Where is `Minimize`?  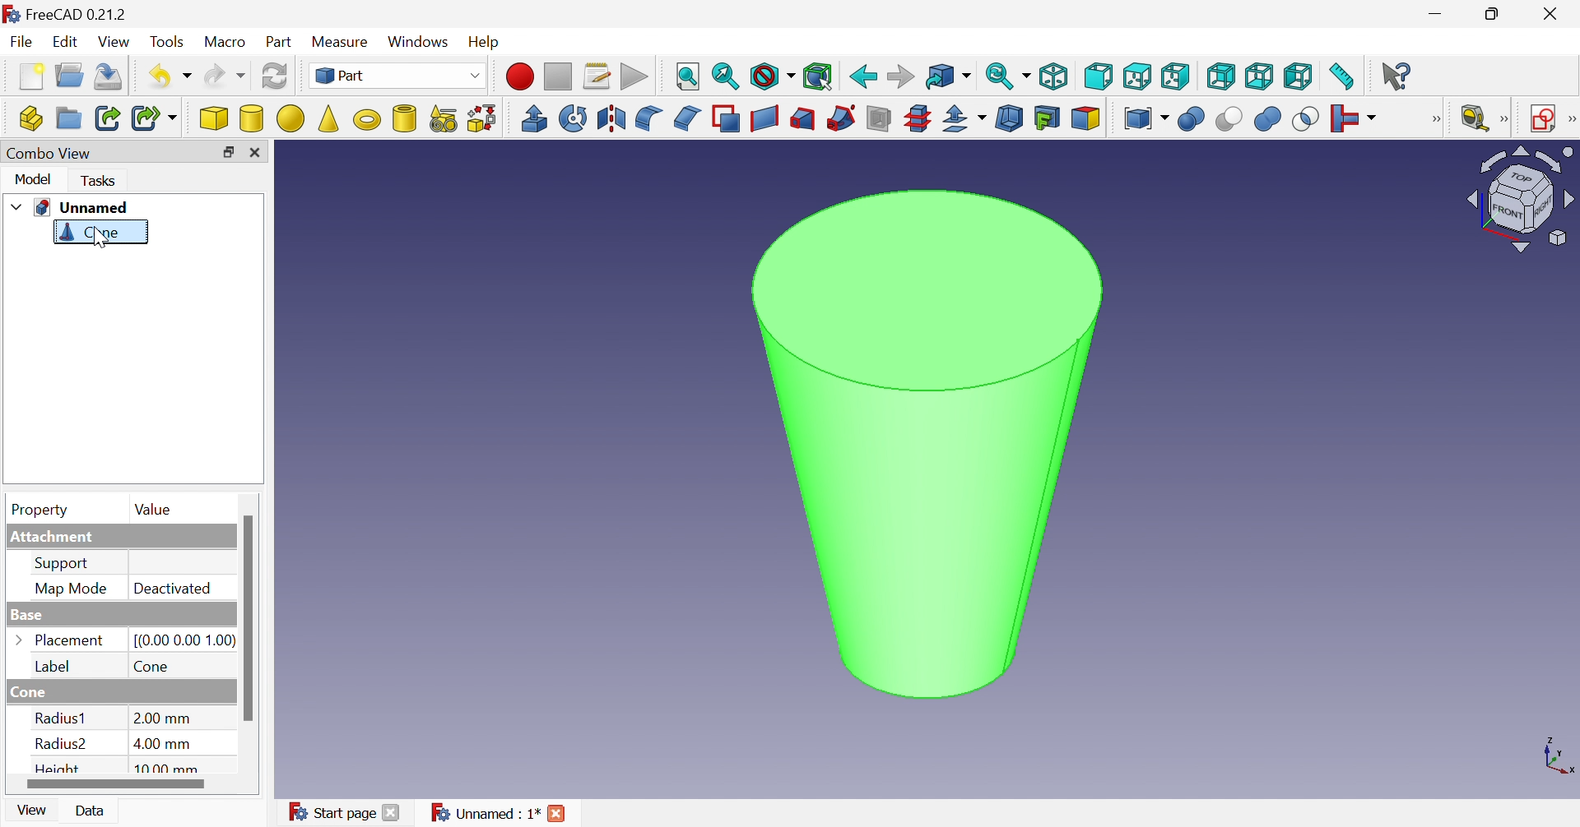
Minimize is located at coordinates (1435, 14).